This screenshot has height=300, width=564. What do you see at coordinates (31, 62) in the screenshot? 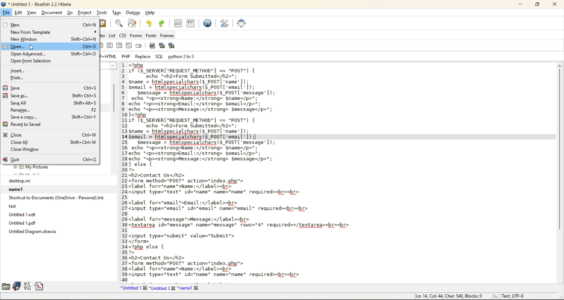
I see `open from selection` at bounding box center [31, 62].